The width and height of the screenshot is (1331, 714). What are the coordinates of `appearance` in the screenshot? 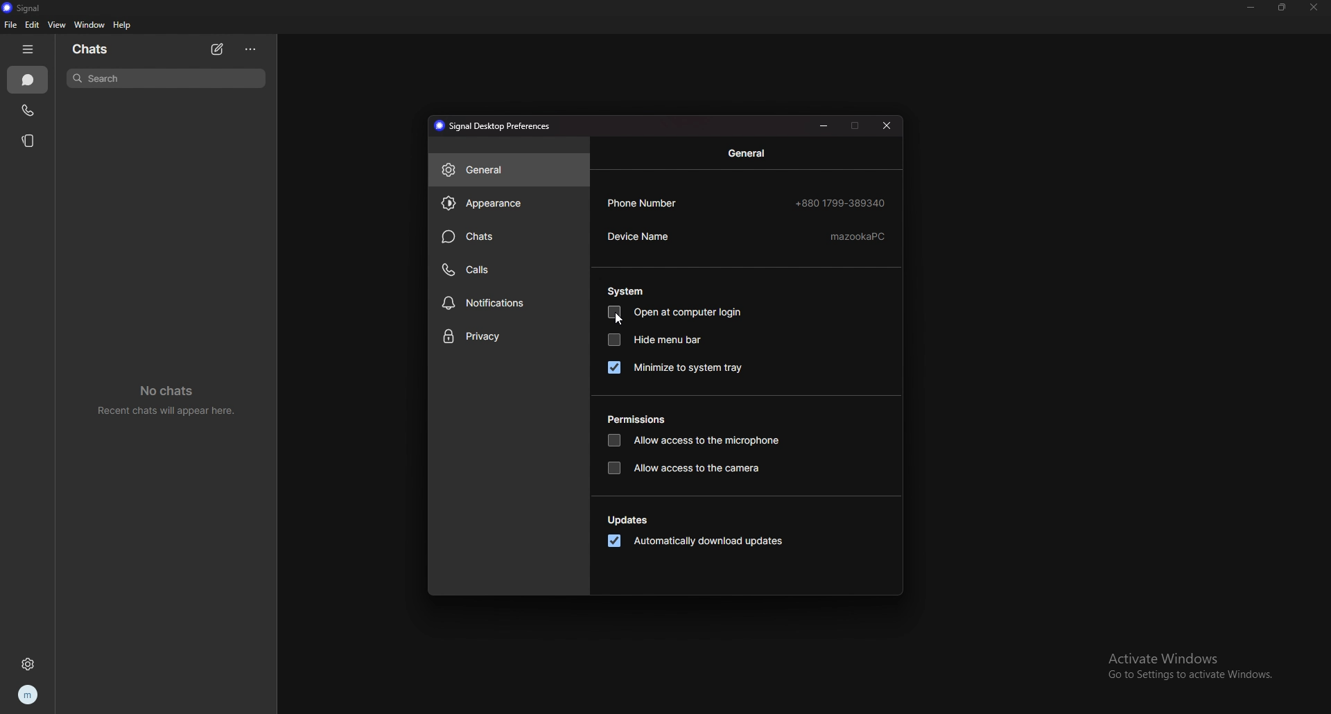 It's located at (509, 202).